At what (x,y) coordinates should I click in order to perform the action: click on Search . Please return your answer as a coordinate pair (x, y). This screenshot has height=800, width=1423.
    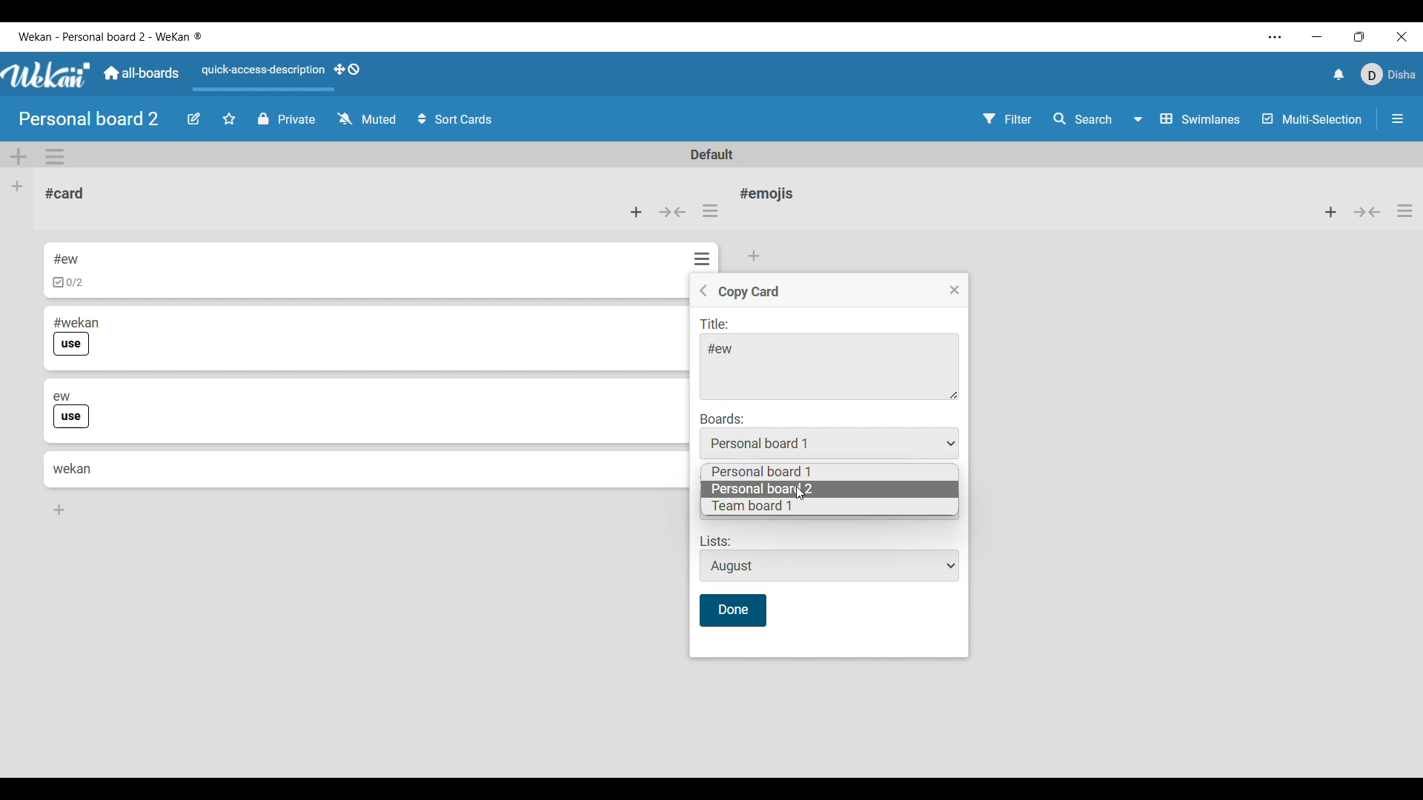
    Looking at the image, I should click on (1083, 119).